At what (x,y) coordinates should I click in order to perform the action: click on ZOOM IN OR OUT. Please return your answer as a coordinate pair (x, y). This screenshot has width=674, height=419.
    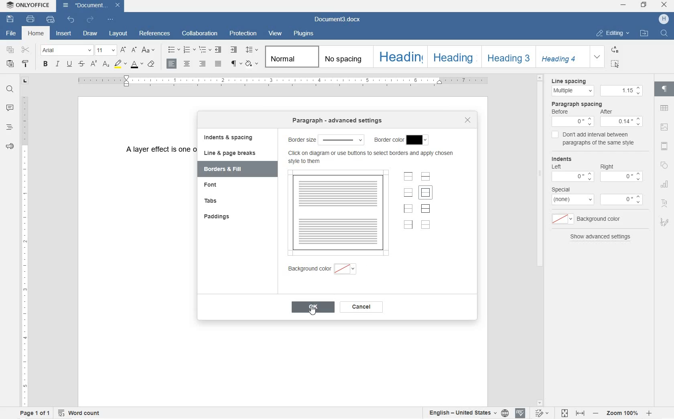
    Looking at the image, I should click on (623, 413).